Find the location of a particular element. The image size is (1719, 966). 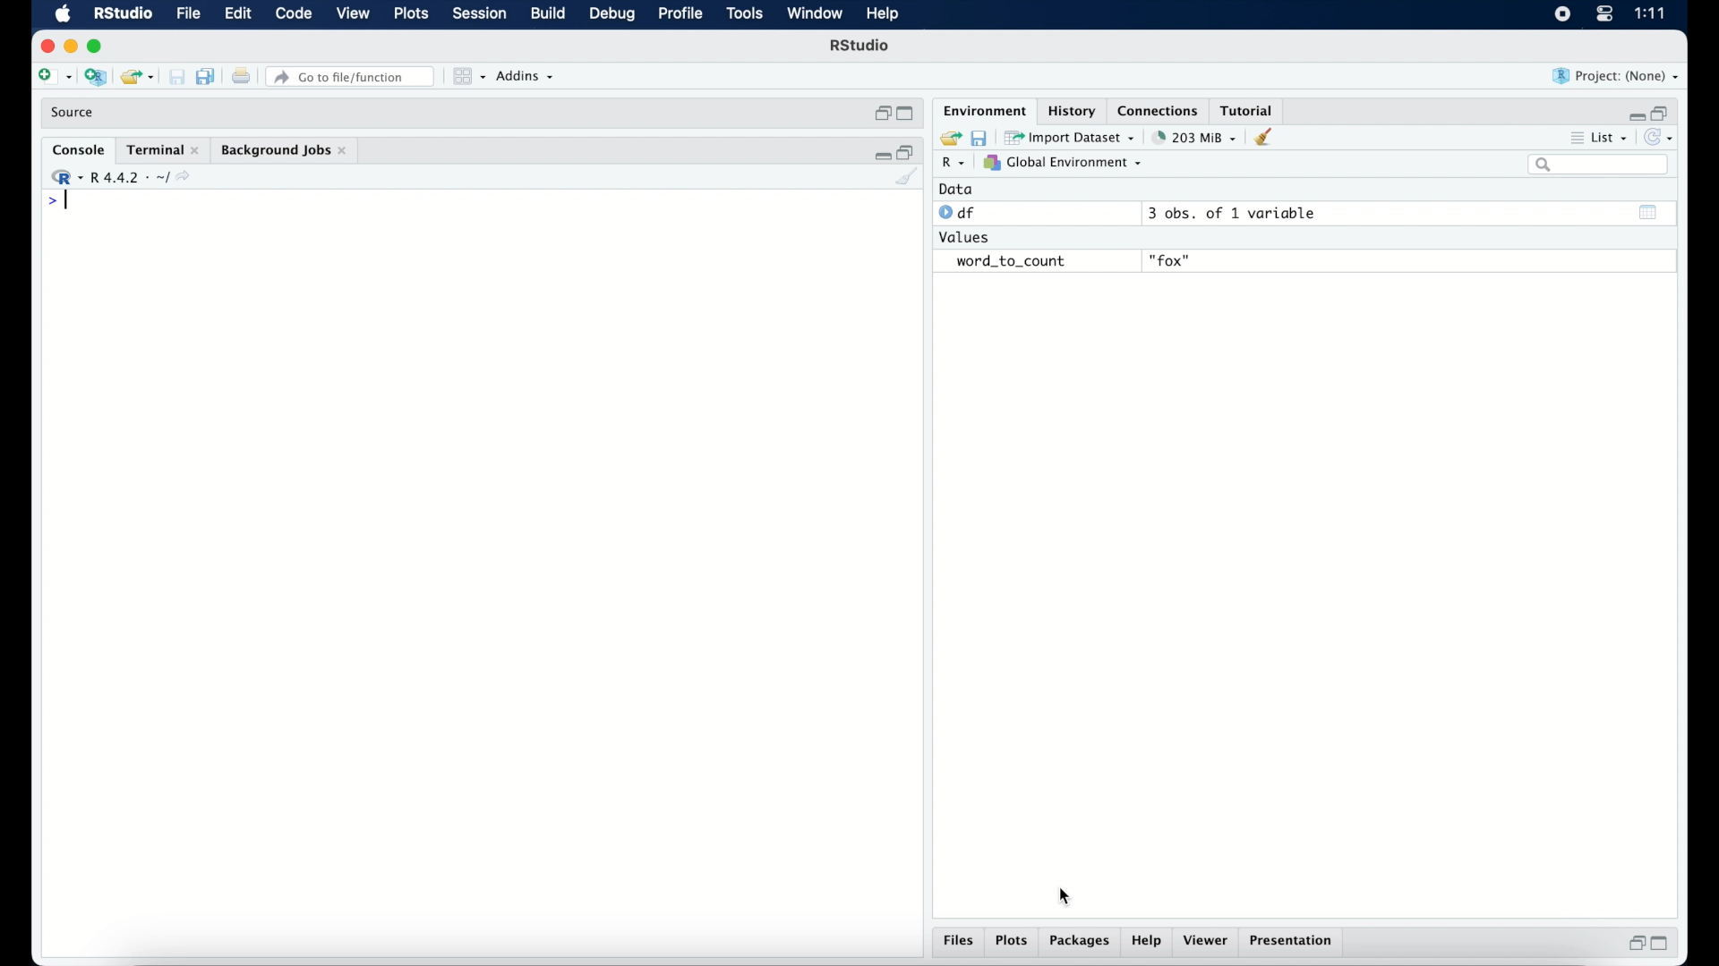

tutorial is located at coordinates (1247, 108).